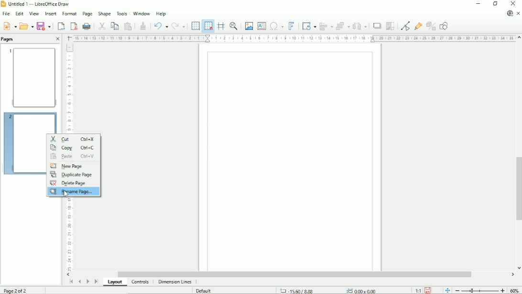  Describe the element at coordinates (447, 290) in the screenshot. I see `Fit page to current window` at that location.